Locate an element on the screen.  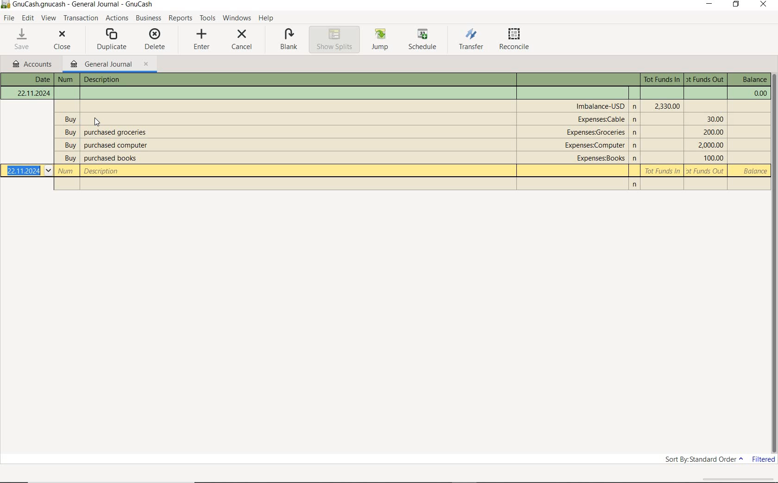
jump is located at coordinates (381, 40).